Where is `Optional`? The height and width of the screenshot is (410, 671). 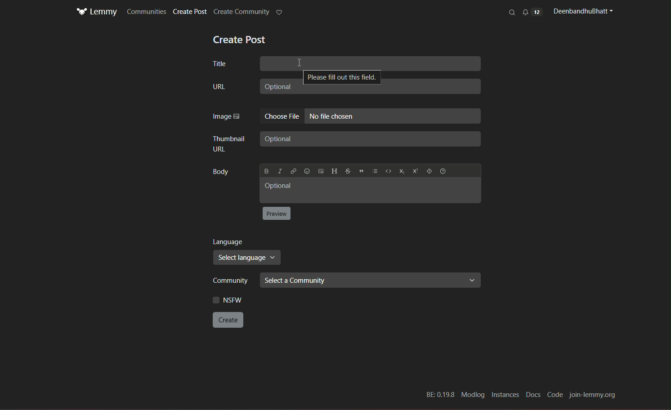 Optional is located at coordinates (370, 89).